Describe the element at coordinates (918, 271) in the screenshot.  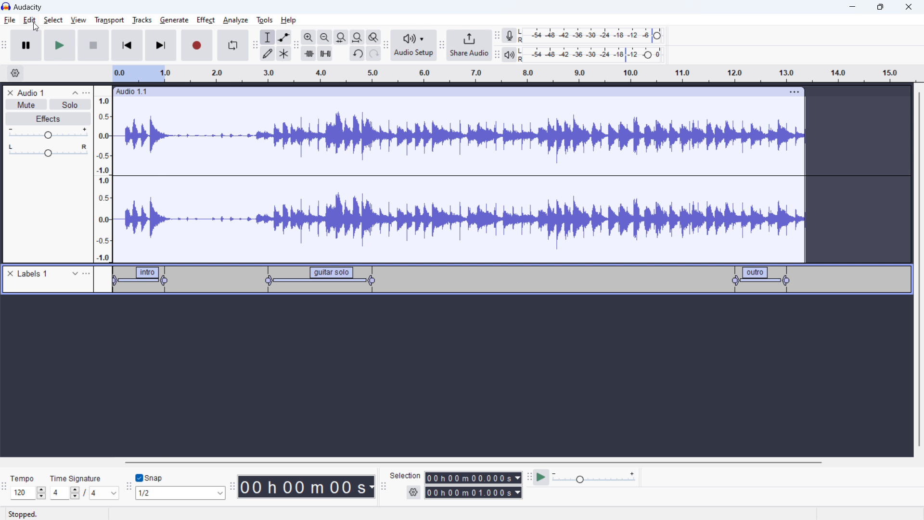
I see `vertical scrollbar` at that location.